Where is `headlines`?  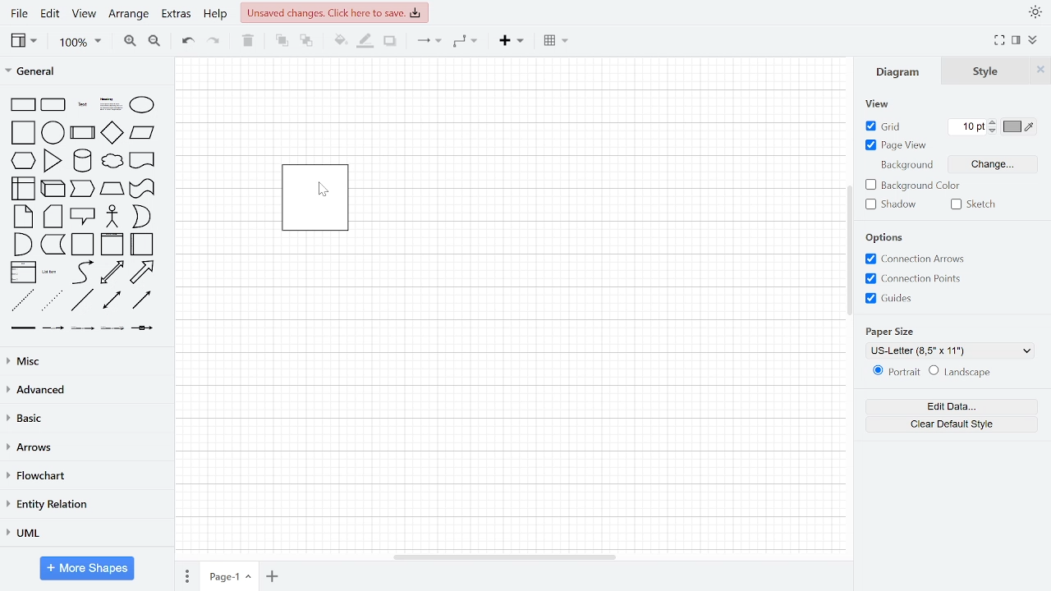 headlines is located at coordinates (111, 104).